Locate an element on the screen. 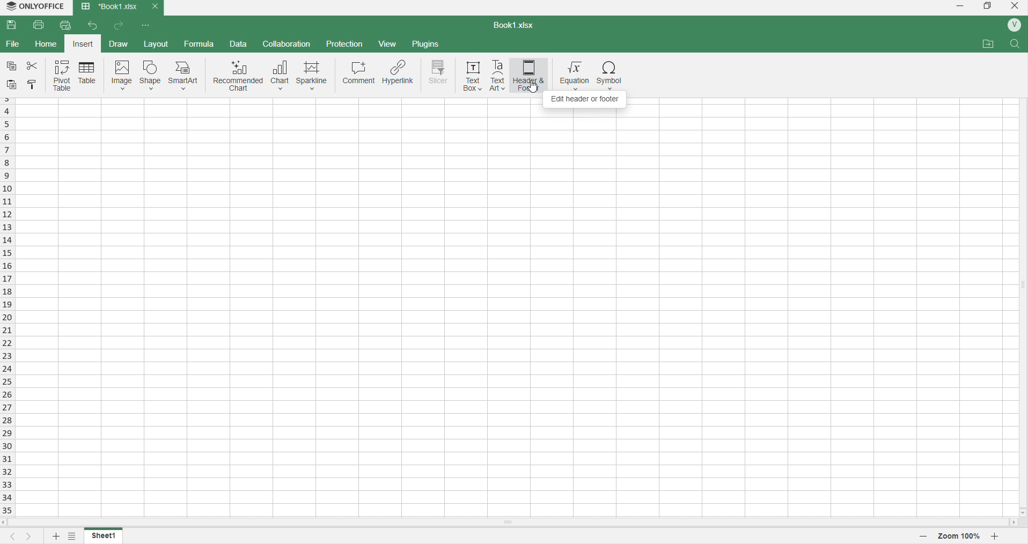  comment is located at coordinates (358, 76).